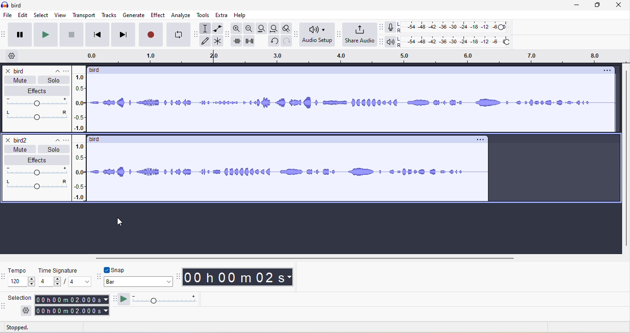  I want to click on skip to end, so click(124, 35).